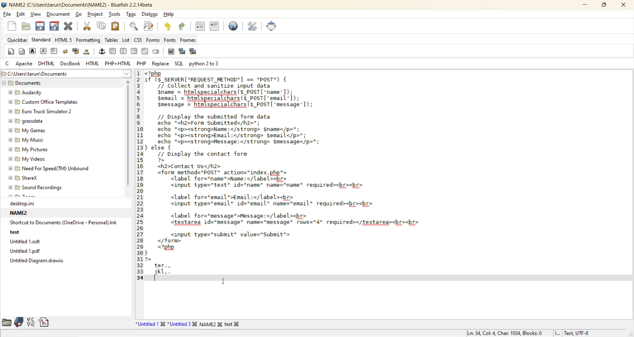 This screenshot has width=634, height=337. What do you see at coordinates (33, 51) in the screenshot?
I see `strong` at bounding box center [33, 51].